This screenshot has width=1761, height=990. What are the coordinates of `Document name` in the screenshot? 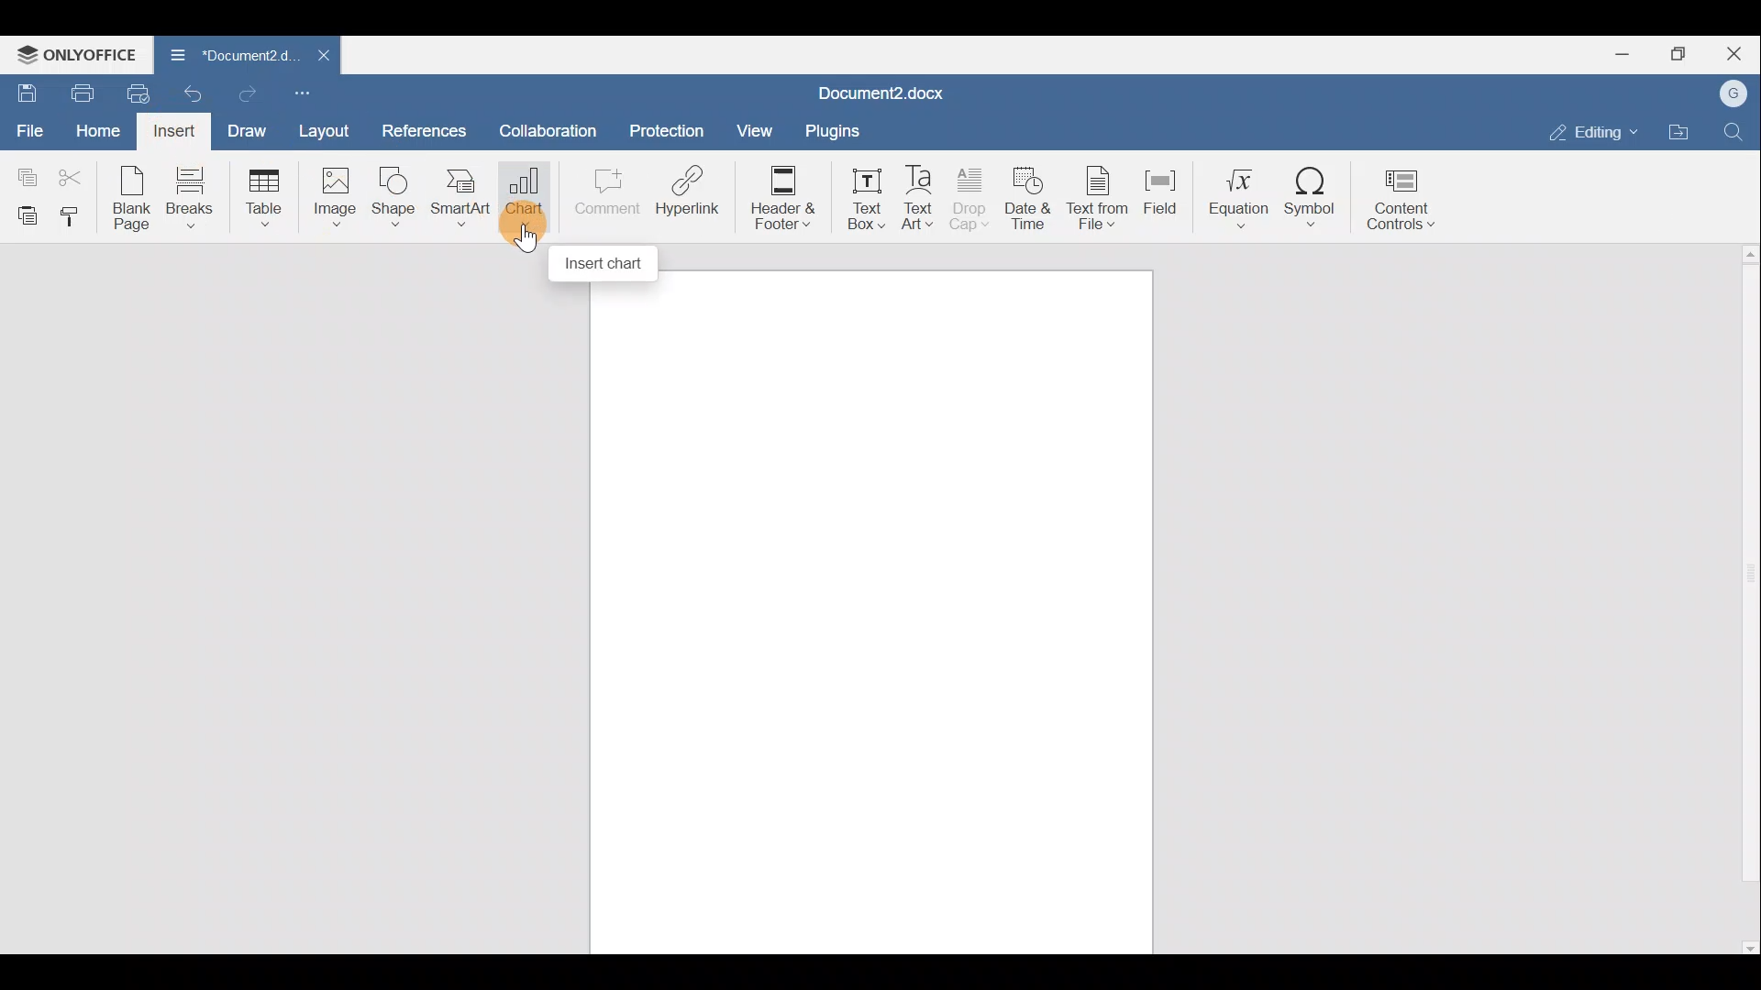 It's located at (892, 91).